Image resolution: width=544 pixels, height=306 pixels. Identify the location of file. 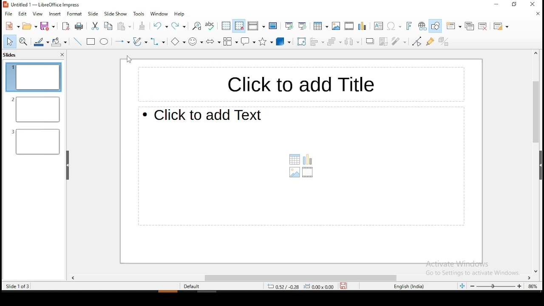
(9, 15).